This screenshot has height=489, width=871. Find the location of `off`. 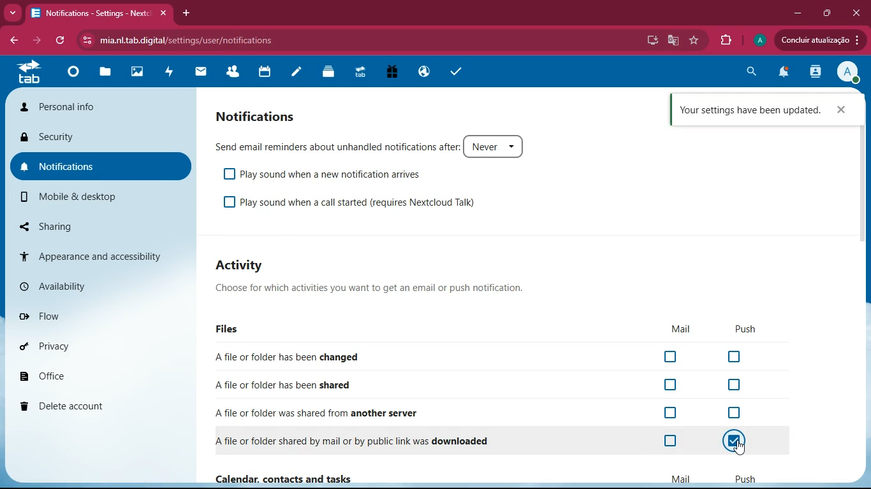

off is located at coordinates (735, 384).